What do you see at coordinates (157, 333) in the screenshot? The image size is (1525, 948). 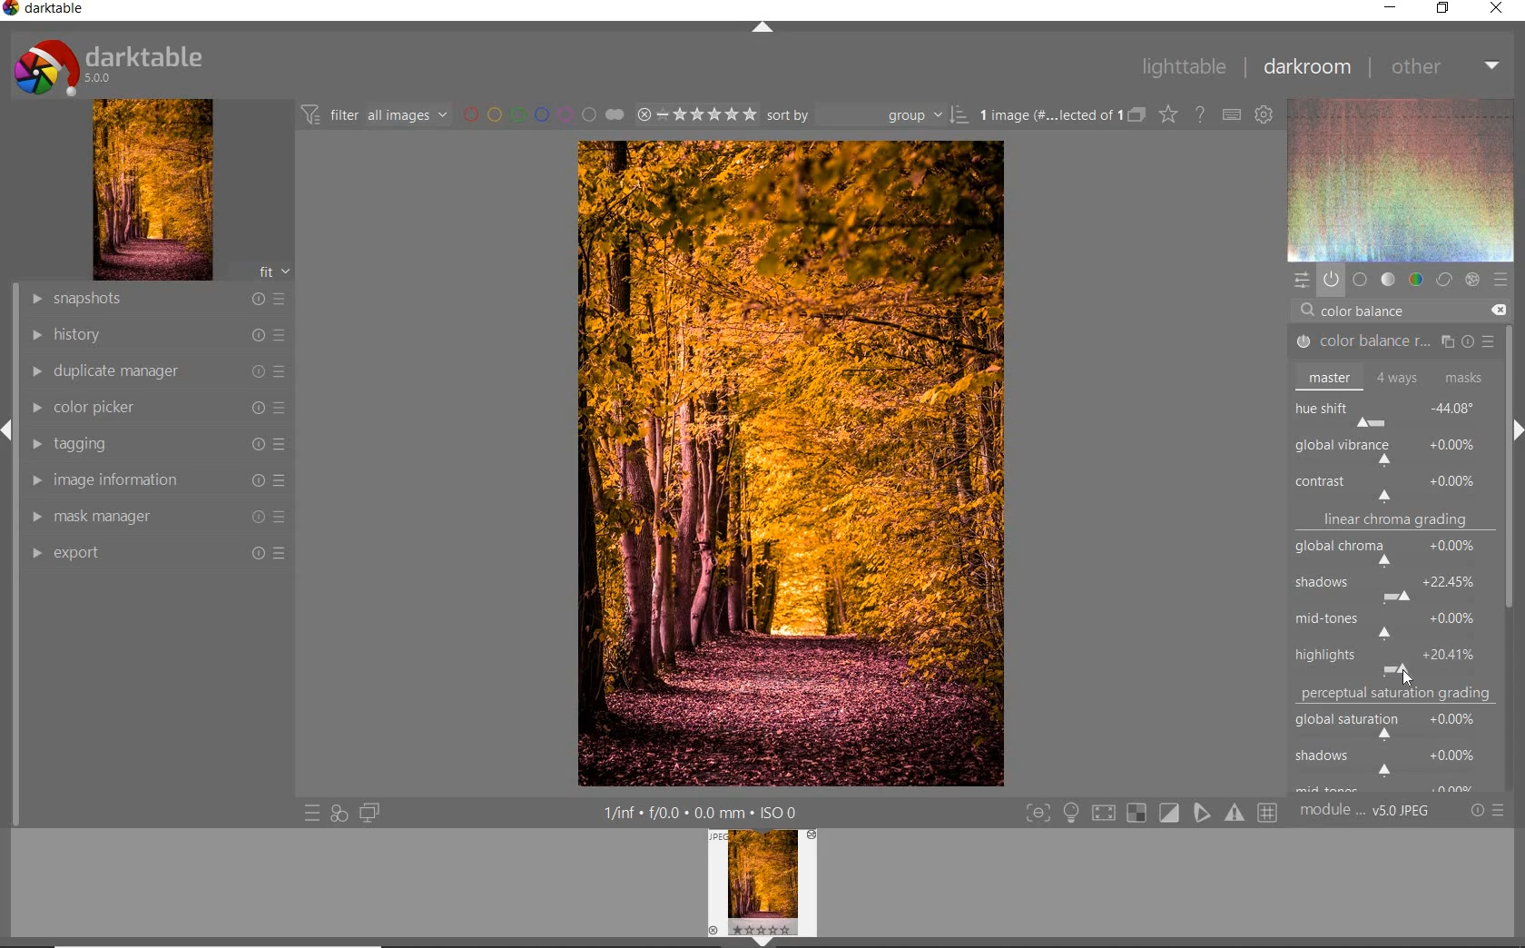 I see `history` at bounding box center [157, 333].